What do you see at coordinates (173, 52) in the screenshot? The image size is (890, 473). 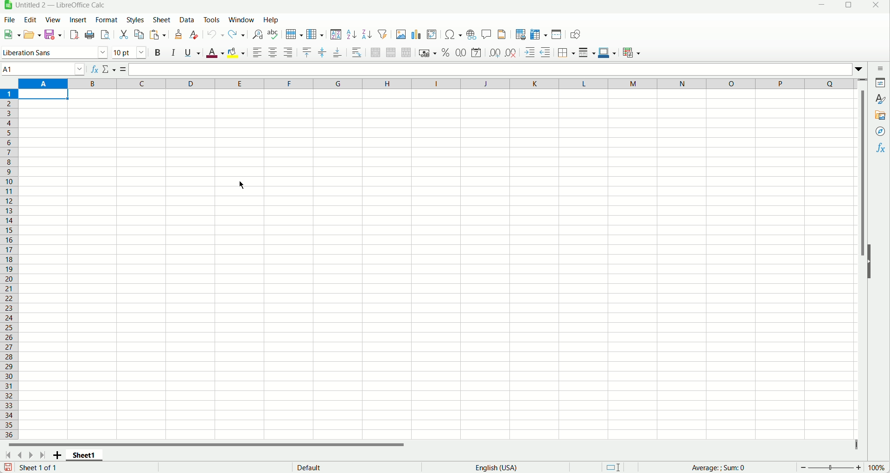 I see `Italic` at bounding box center [173, 52].